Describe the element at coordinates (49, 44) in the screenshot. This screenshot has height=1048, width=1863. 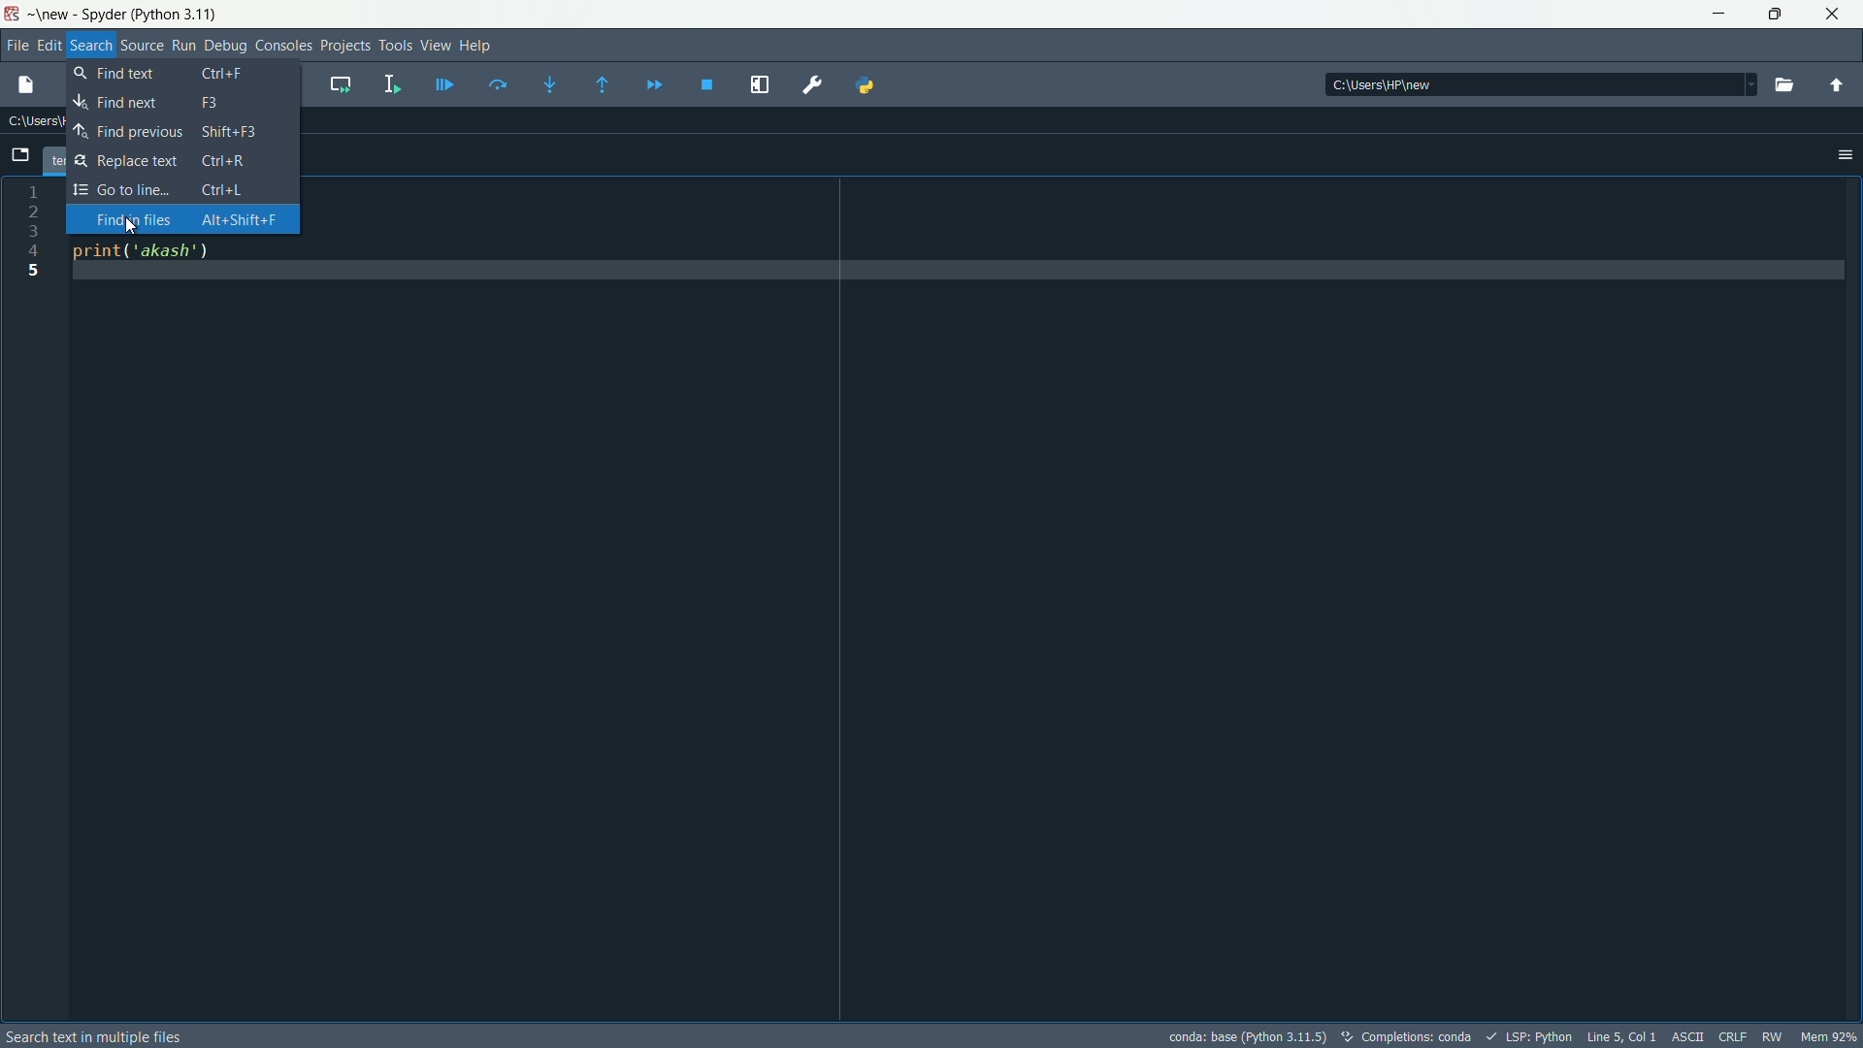
I see `edit menu` at that location.